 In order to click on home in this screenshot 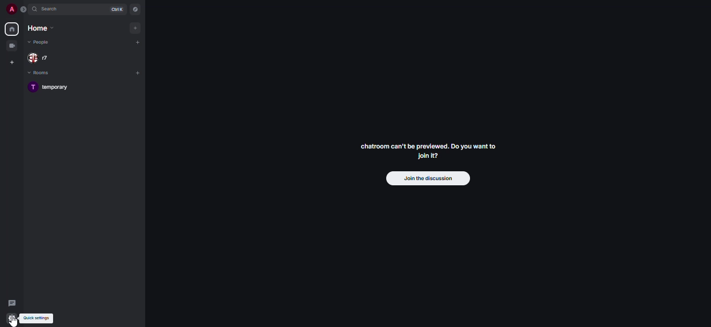, I will do `click(11, 29)`.